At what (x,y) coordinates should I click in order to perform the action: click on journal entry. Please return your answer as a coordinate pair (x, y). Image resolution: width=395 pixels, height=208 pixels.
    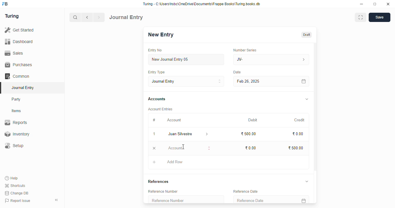
    Looking at the image, I should click on (126, 17).